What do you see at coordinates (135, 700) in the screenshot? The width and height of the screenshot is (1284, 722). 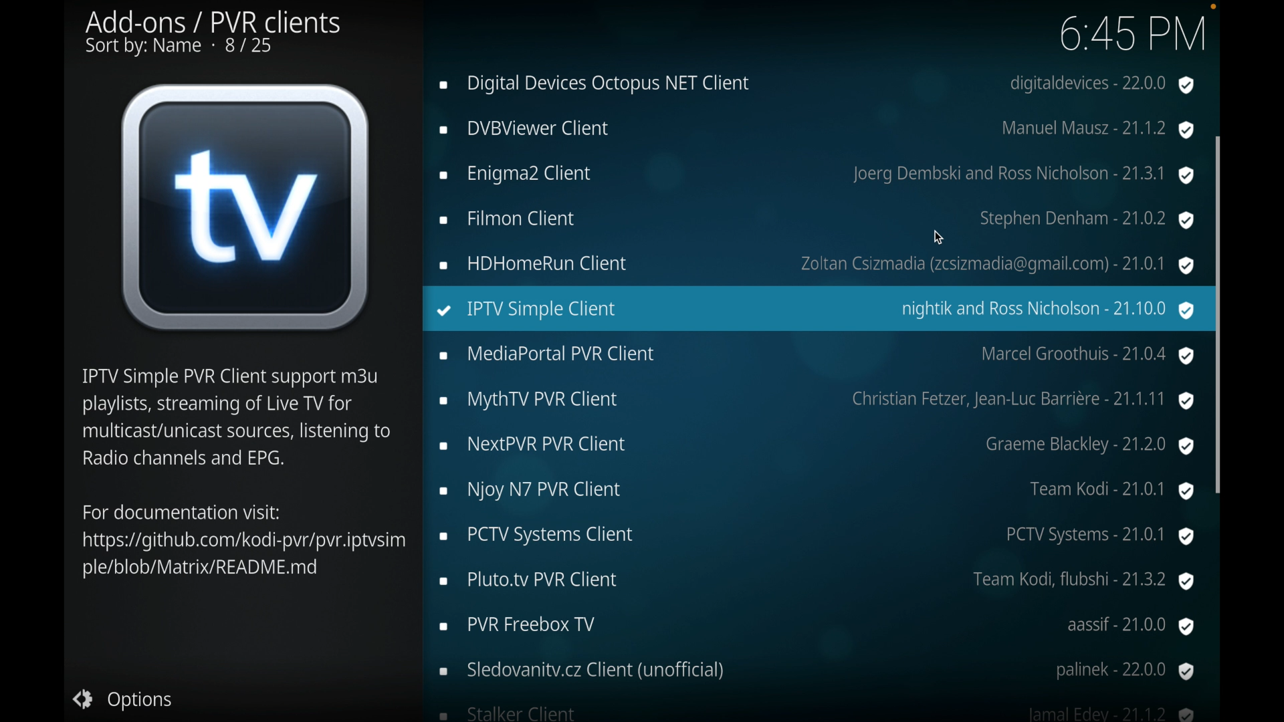 I see `options` at bounding box center [135, 700].